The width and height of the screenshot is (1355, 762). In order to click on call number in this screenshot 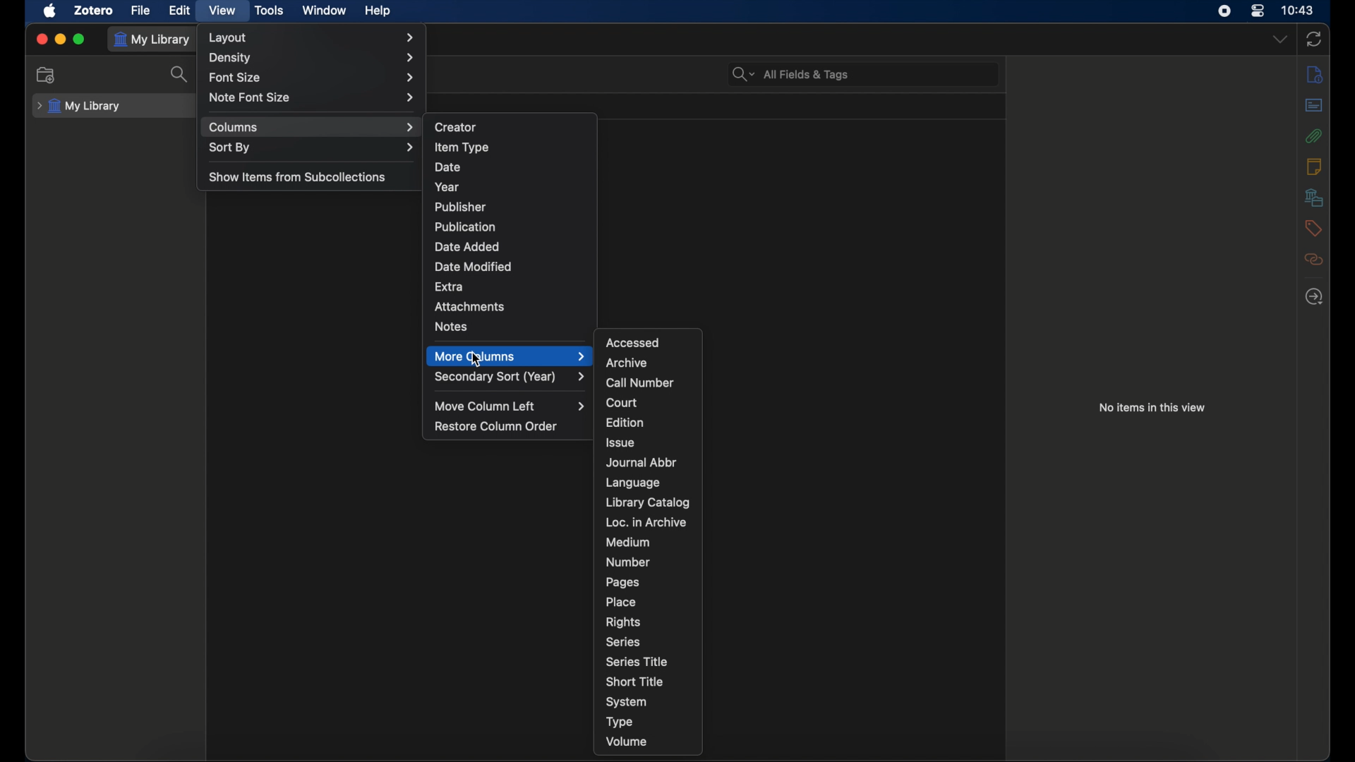, I will do `click(640, 382)`.